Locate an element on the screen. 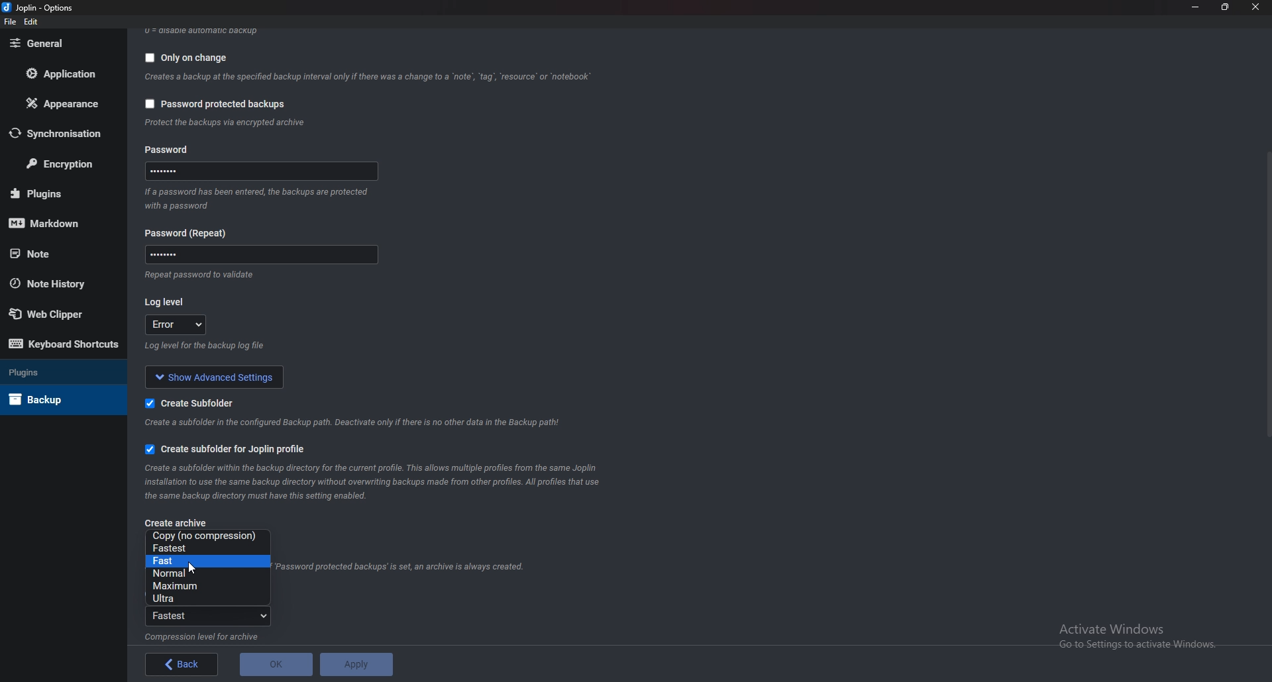 This screenshot has width=1272, height=682. Info on subfolder is located at coordinates (352, 424).